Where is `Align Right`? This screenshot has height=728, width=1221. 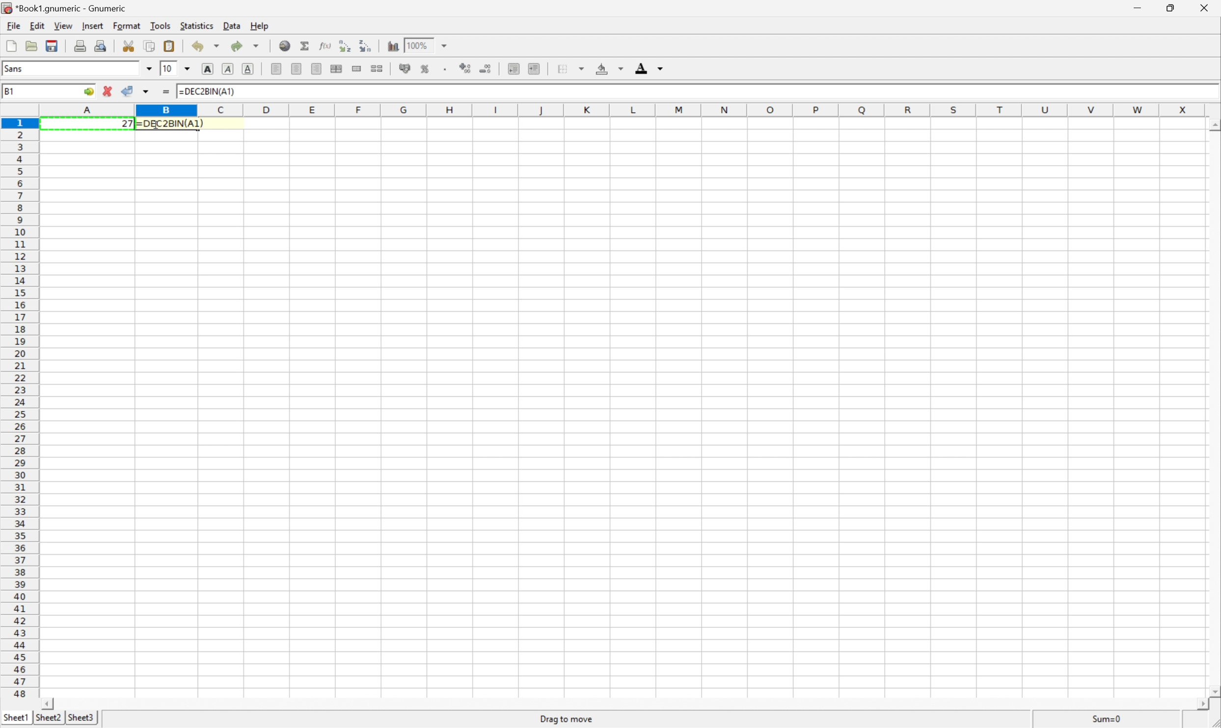 Align Right is located at coordinates (317, 68).